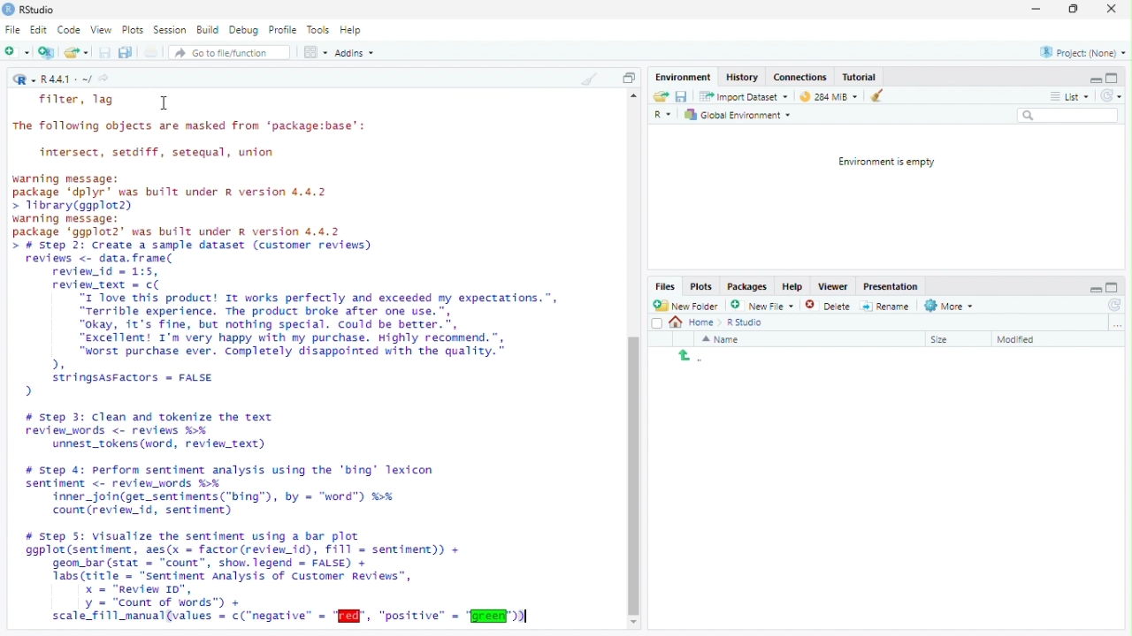 This screenshot has height=636, width=1132. What do you see at coordinates (1118, 324) in the screenshot?
I see `Browse` at bounding box center [1118, 324].